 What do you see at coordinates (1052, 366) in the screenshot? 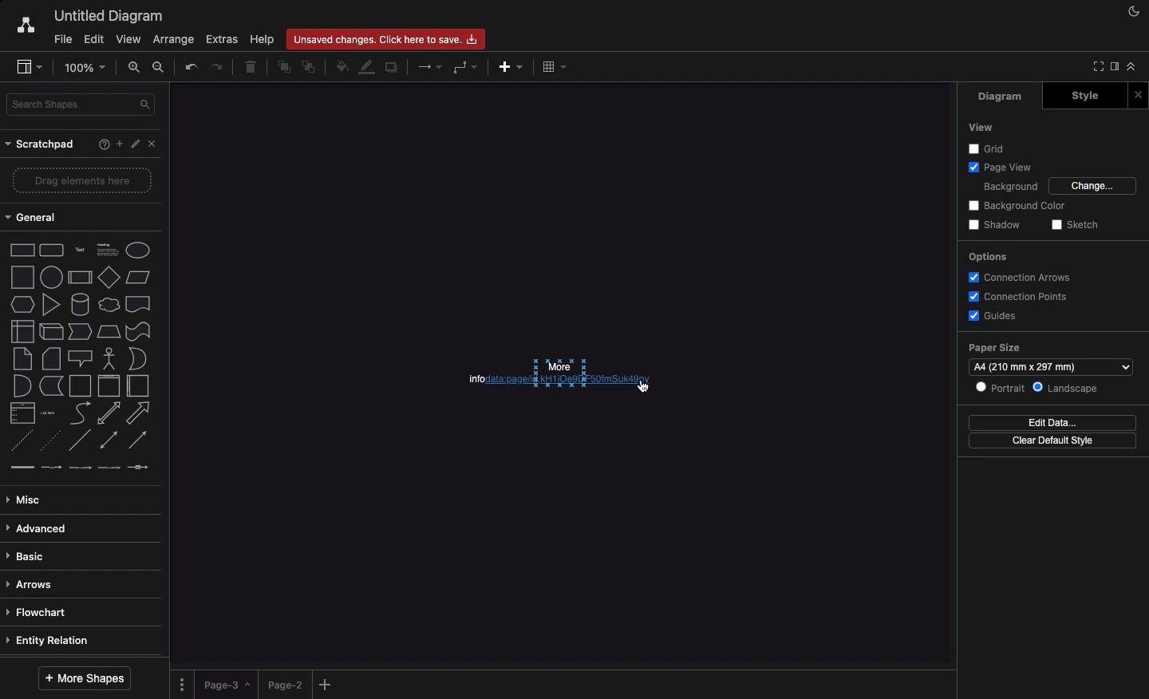
I see `A4 (210 mm x 297 mm)` at bounding box center [1052, 366].